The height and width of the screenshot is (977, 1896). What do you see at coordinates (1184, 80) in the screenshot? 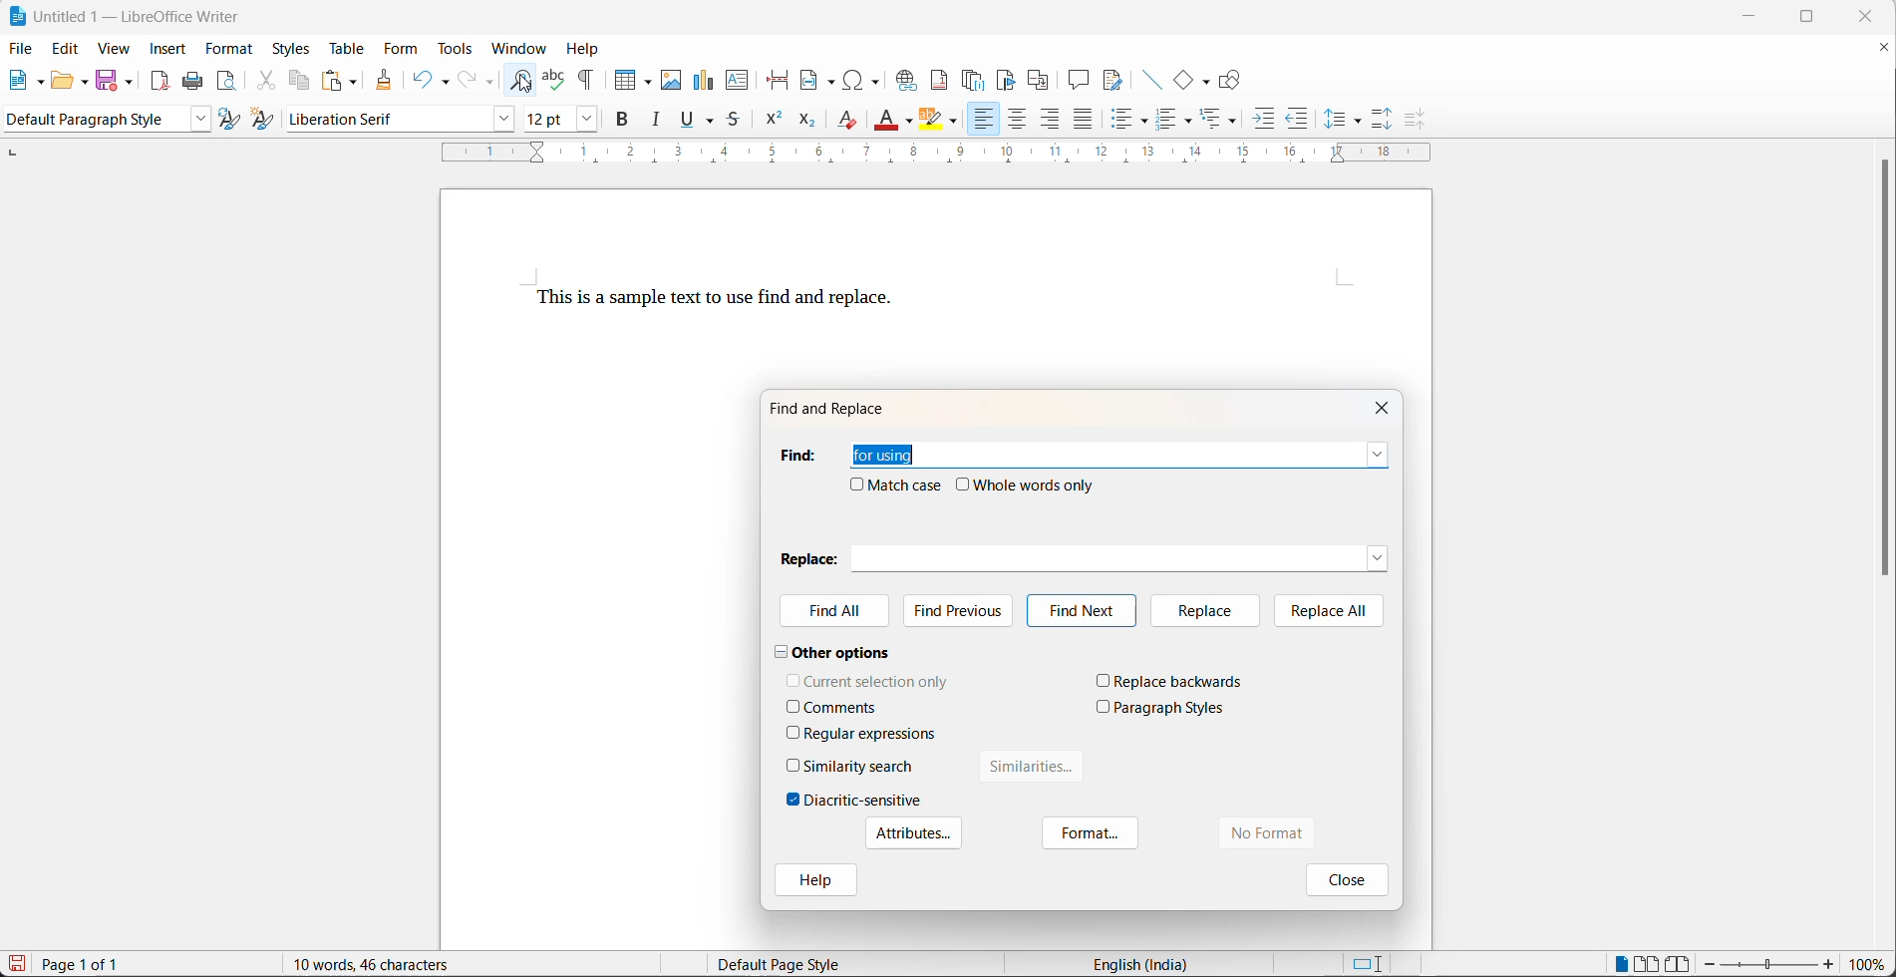
I see `basic shapes` at bounding box center [1184, 80].